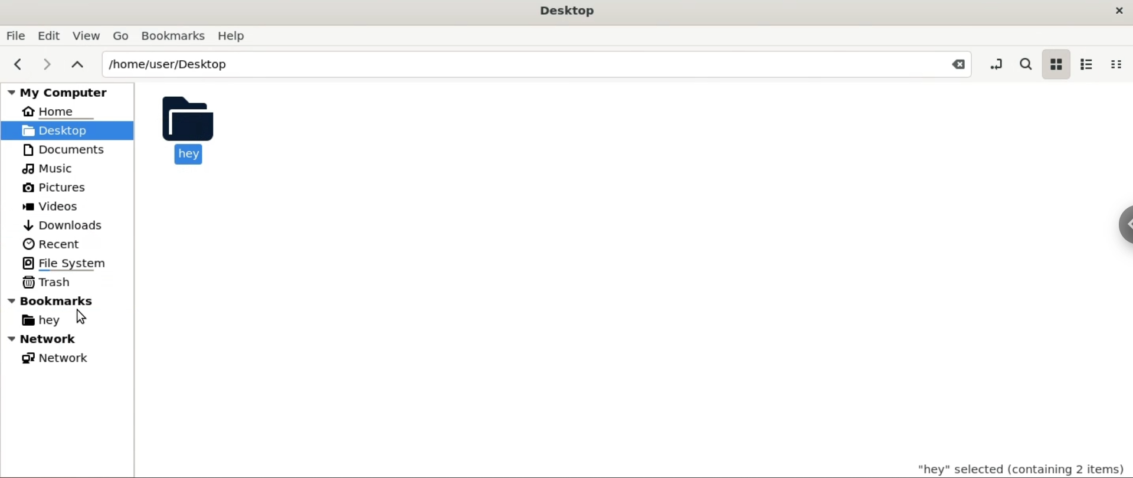 The width and height of the screenshot is (1133, 478). What do you see at coordinates (50, 320) in the screenshot?
I see `hey` at bounding box center [50, 320].